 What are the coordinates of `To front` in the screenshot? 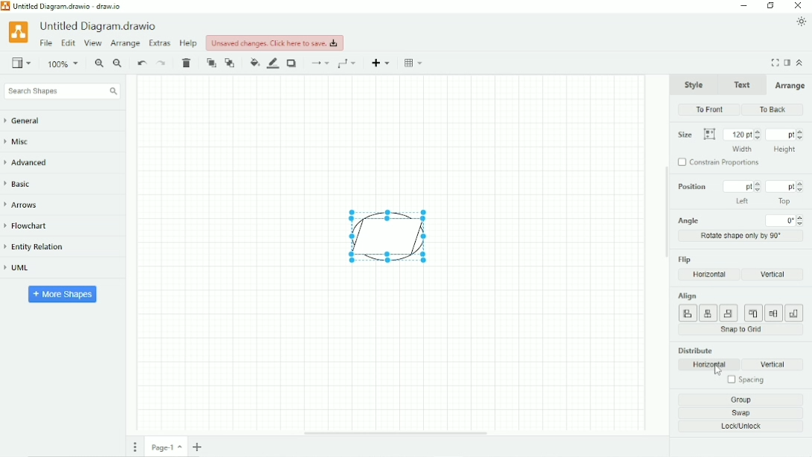 It's located at (211, 63).